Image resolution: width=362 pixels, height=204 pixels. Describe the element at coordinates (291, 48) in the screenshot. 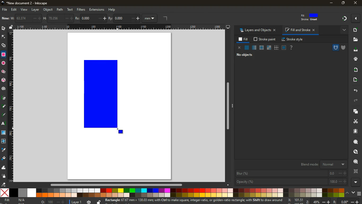

I see `help` at that location.